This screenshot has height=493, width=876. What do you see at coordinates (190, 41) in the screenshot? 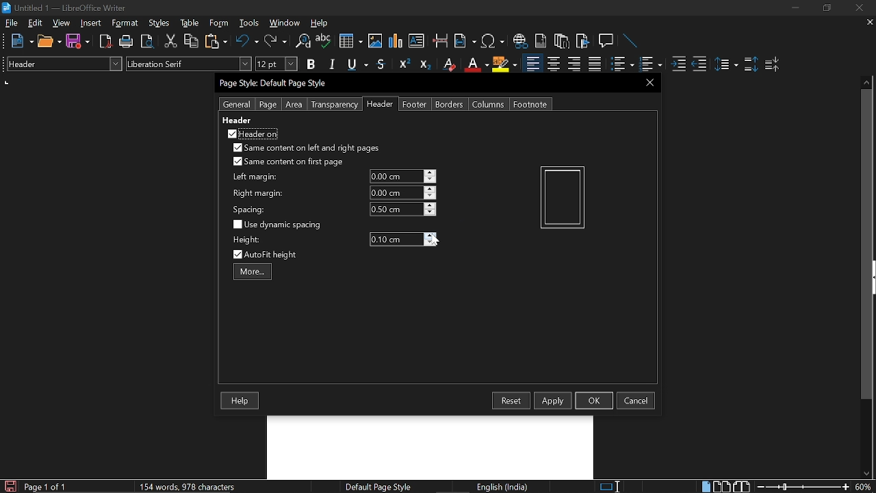
I see `Copy` at bounding box center [190, 41].